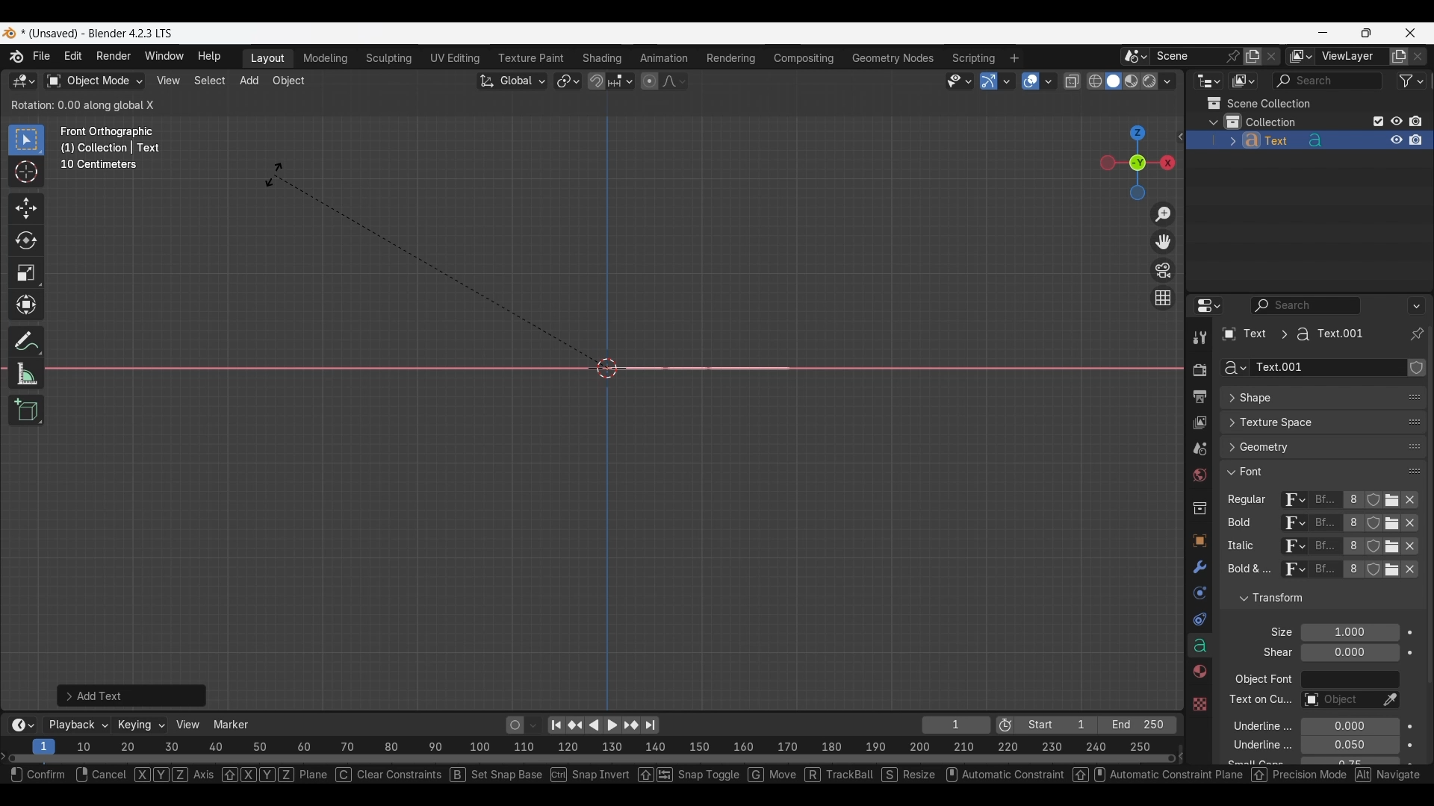  What do you see at coordinates (439, 260) in the screenshot?
I see `Rotation tool` at bounding box center [439, 260].